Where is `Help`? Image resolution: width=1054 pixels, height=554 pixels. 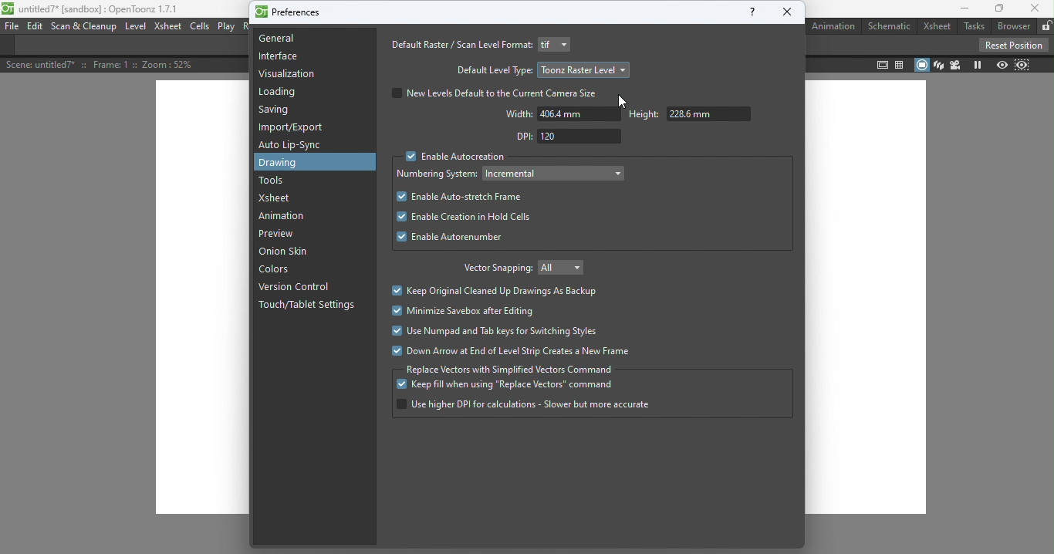 Help is located at coordinates (747, 15).